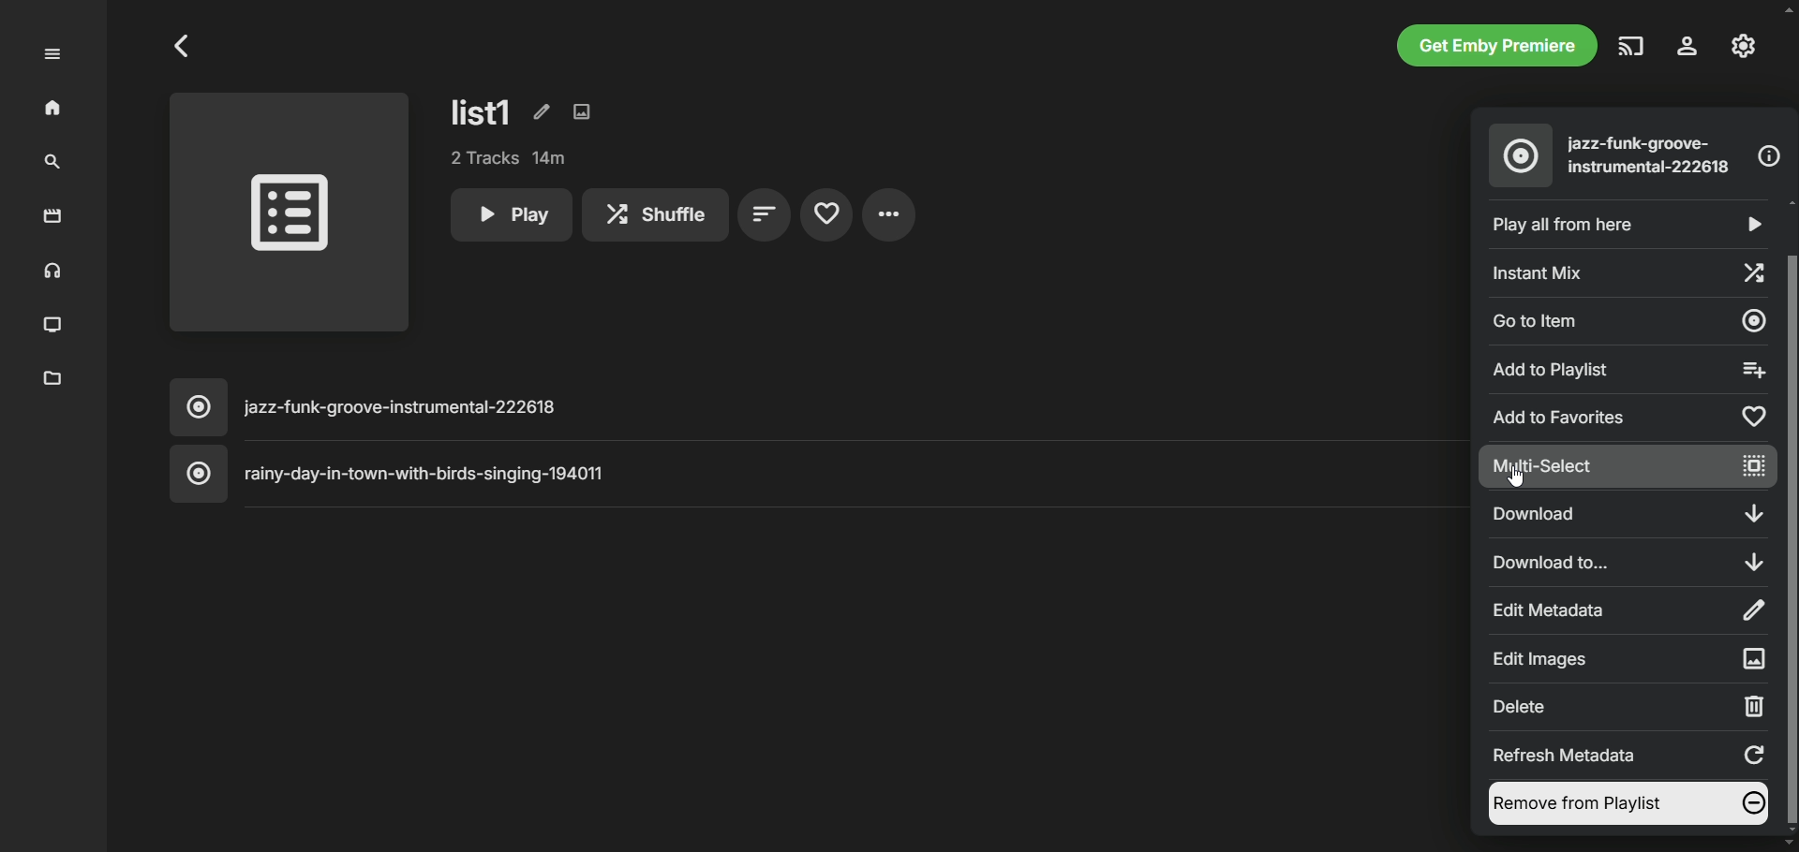 Image resolution: width=1799 pixels, height=852 pixels. I want to click on settings, so click(889, 214).